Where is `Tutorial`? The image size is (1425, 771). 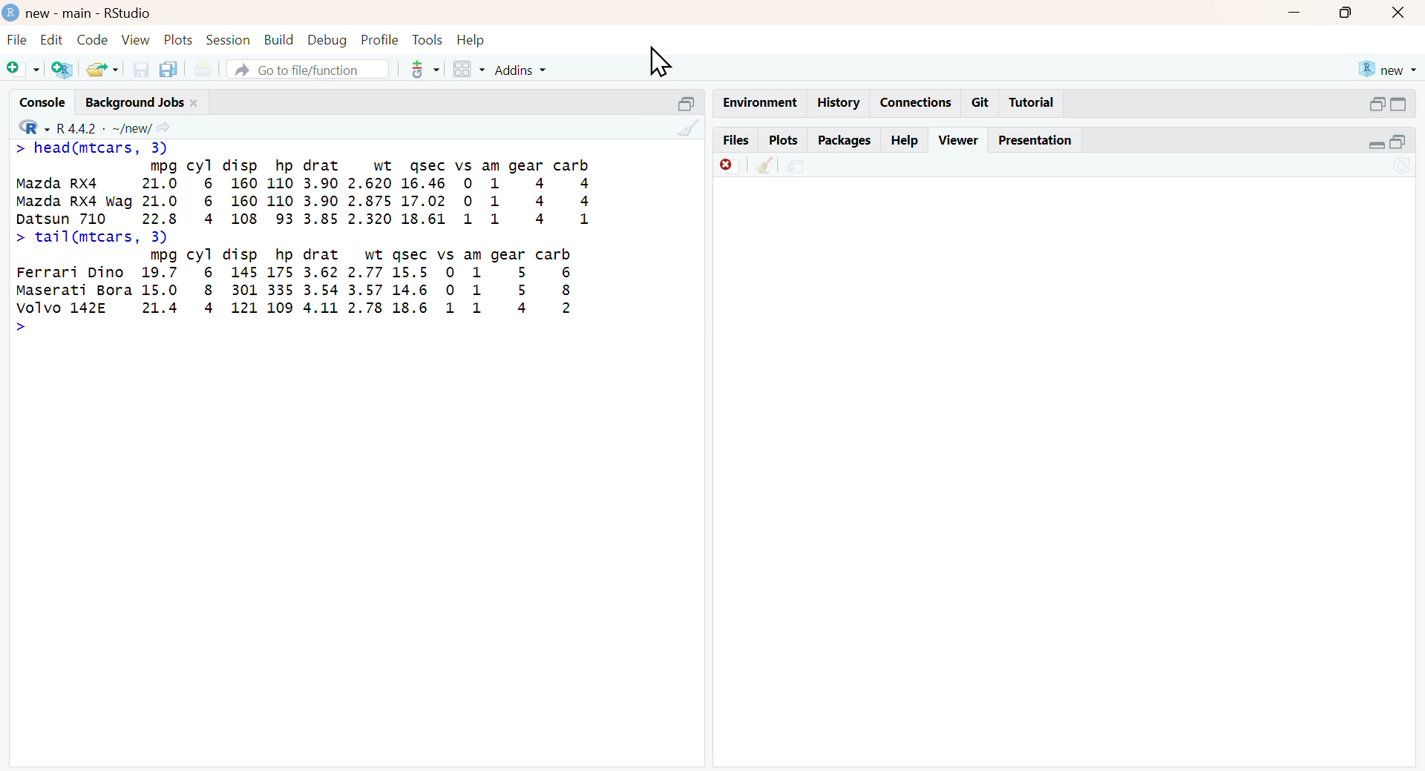 Tutorial is located at coordinates (1035, 103).